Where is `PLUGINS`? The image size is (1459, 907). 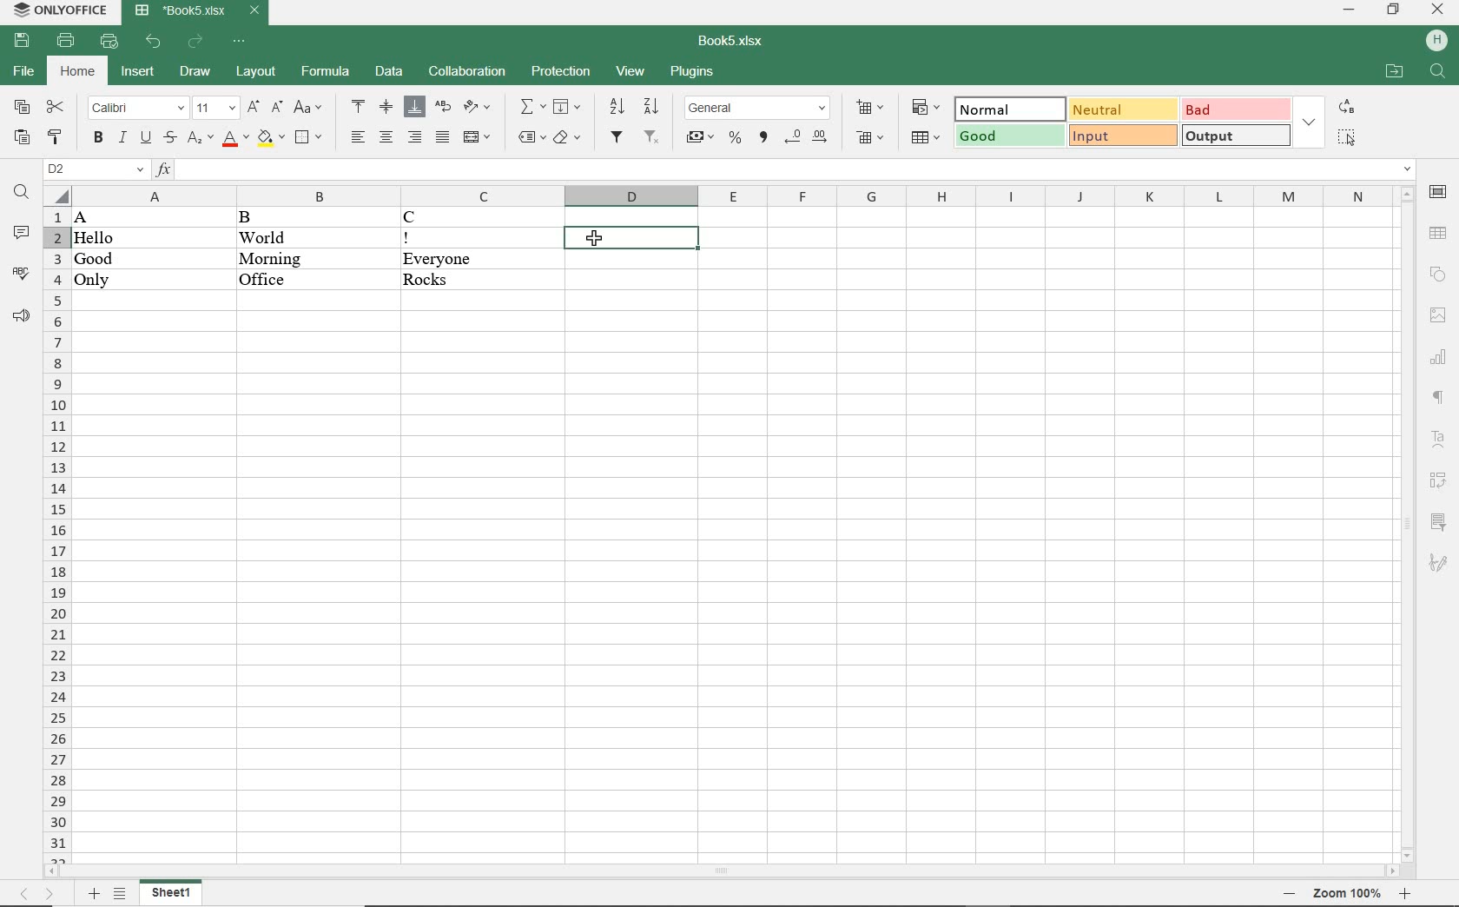 PLUGINS is located at coordinates (691, 73).